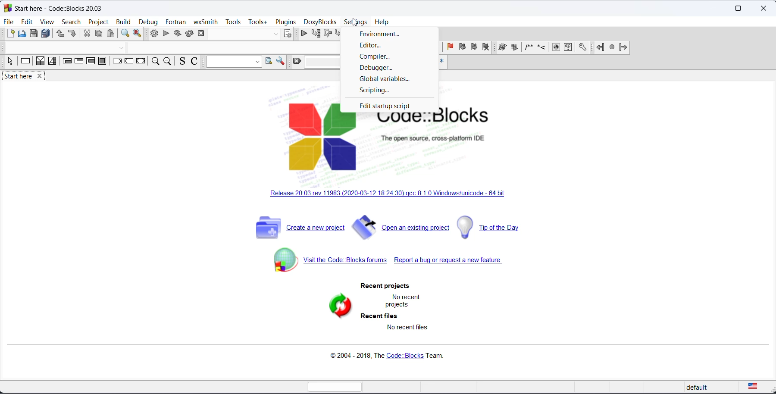 The image size is (776, 394). I want to click on plugins, so click(286, 22).